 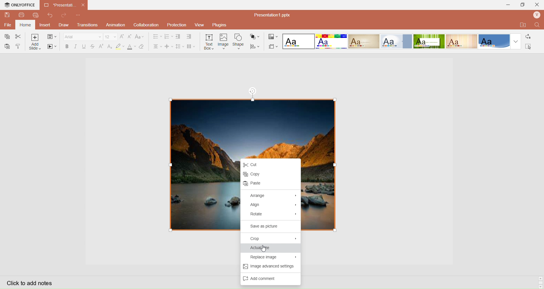 What do you see at coordinates (255, 46) in the screenshot?
I see `Align Shape` at bounding box center [255, 46].